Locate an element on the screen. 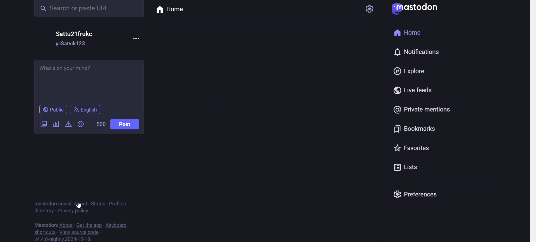 This screenshot has width=536, height=242. live feed is located at coordinates (419, 92).